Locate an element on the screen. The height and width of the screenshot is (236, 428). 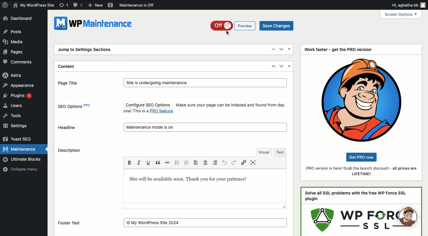
Full screen is located at coordinates (254, 162).